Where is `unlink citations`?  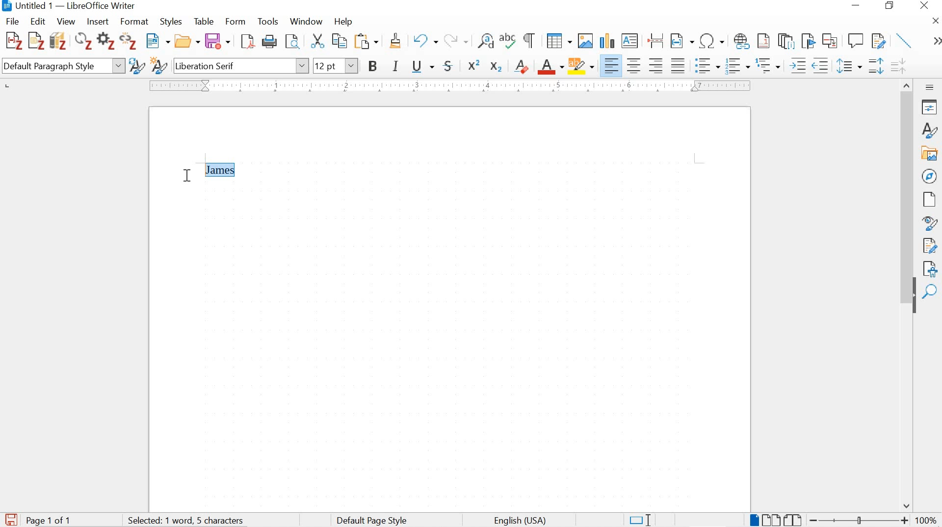 unlink citations is located at coordinates (129, 43).